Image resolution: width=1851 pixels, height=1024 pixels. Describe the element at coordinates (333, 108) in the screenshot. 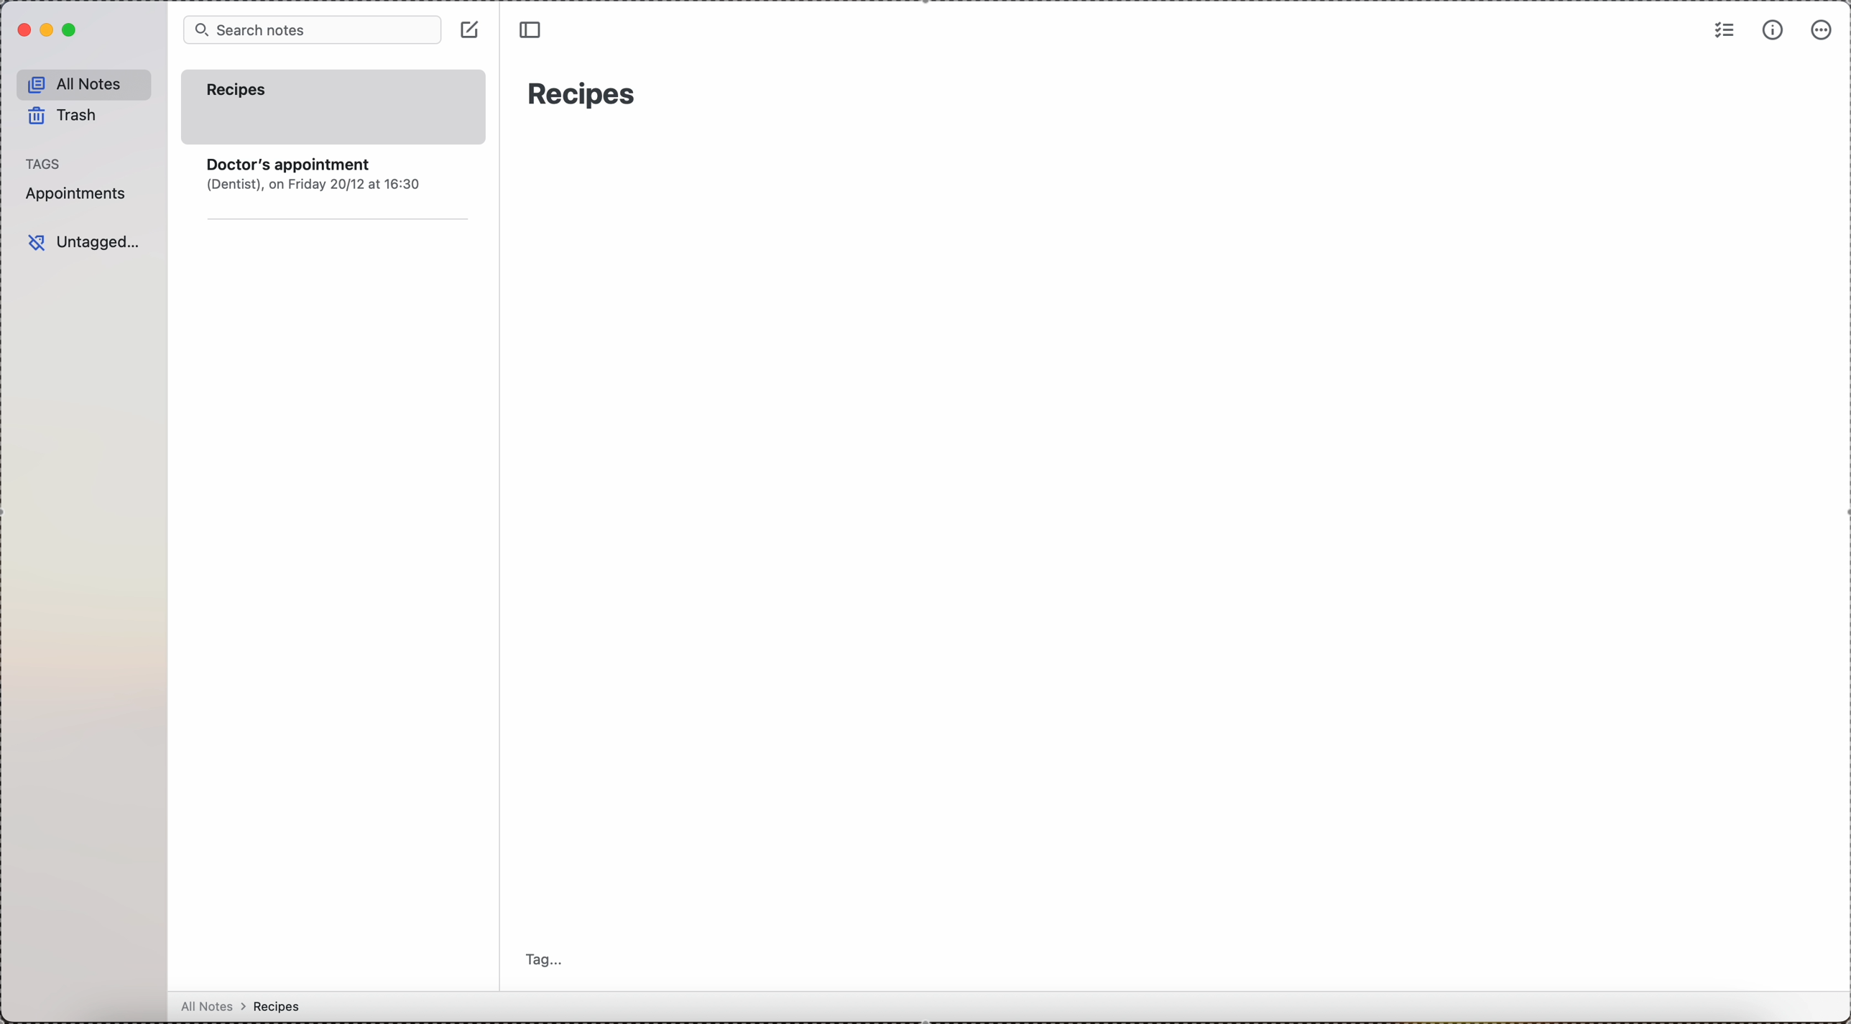

I see `recipes note` at that location.